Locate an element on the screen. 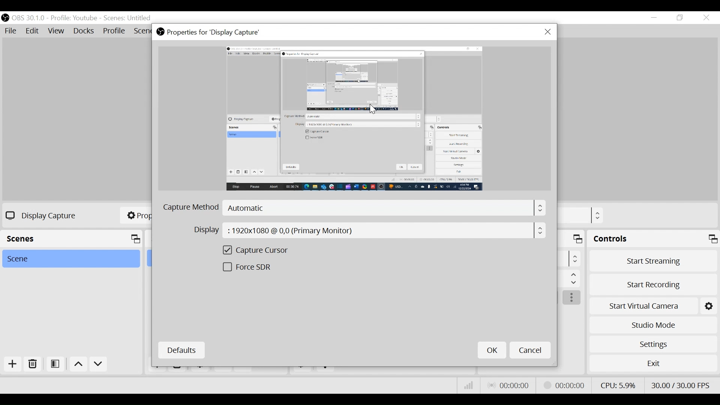  No source selected is located at coordinates (39, 215).